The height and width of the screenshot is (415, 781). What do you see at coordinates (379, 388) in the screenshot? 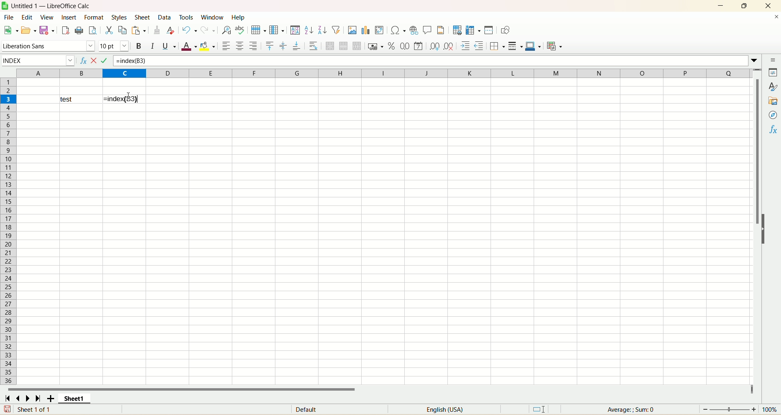
I see `horizontal scroll bar` at bounding box center [379, 388].